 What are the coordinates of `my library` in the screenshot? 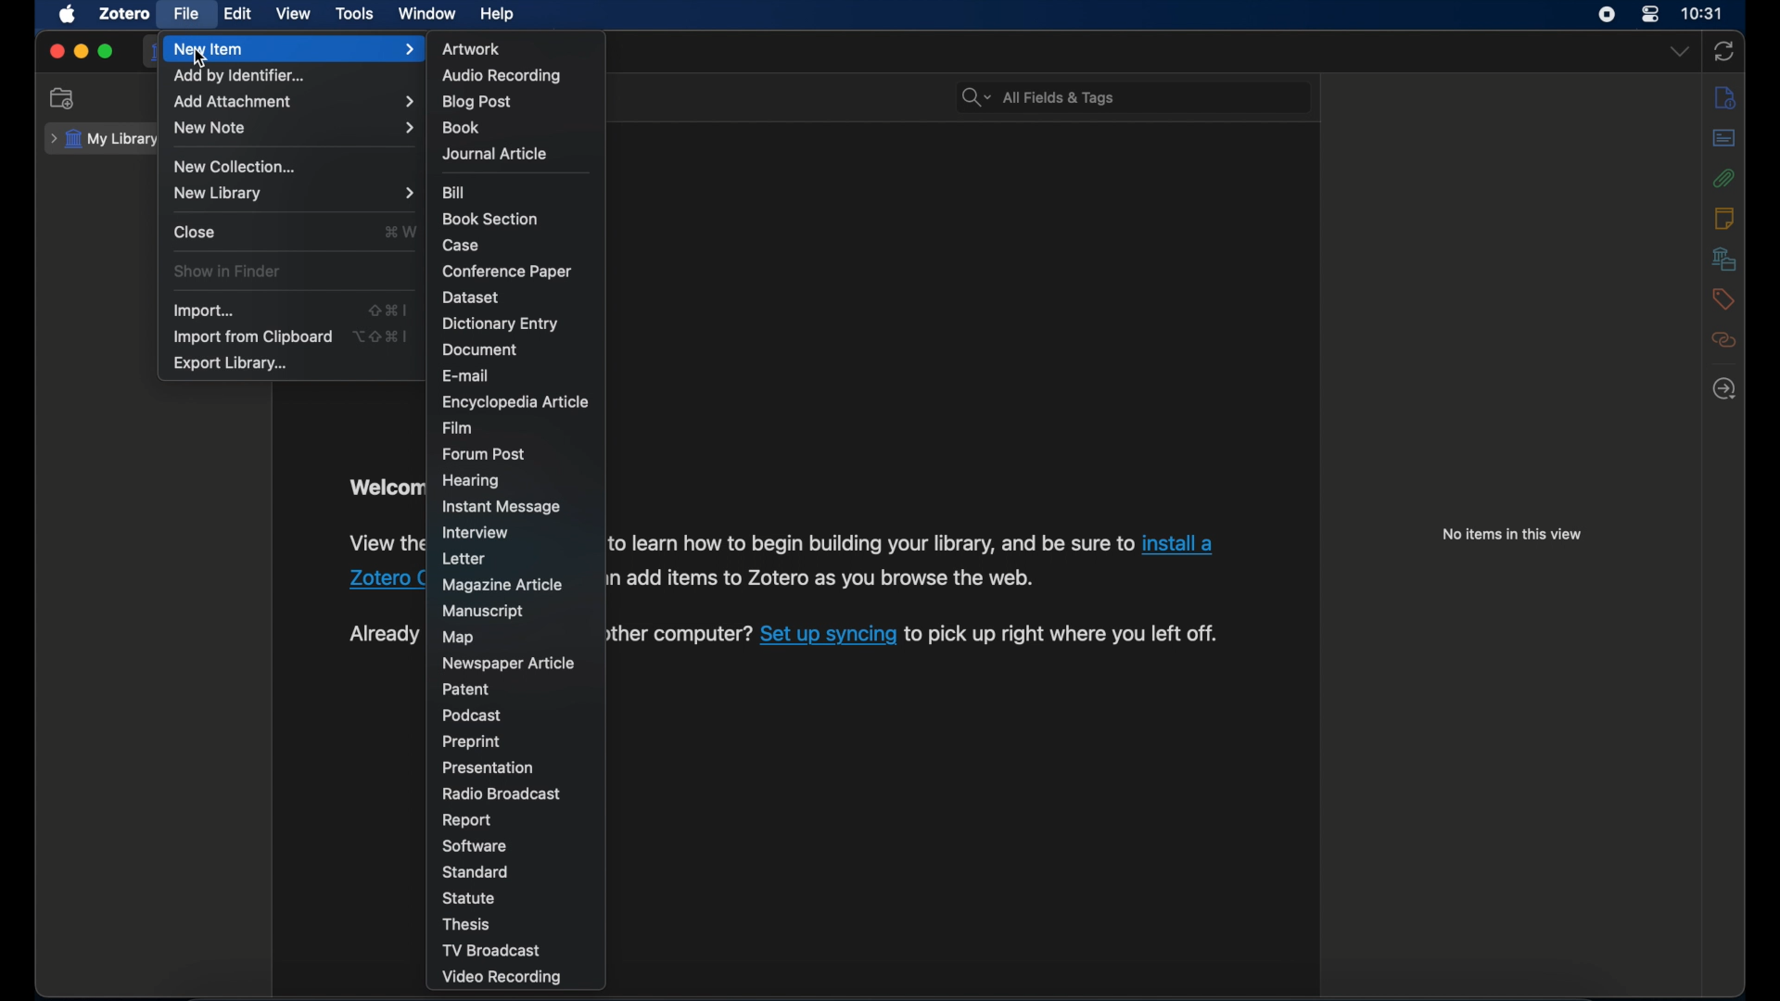 It's located at (104, 140).